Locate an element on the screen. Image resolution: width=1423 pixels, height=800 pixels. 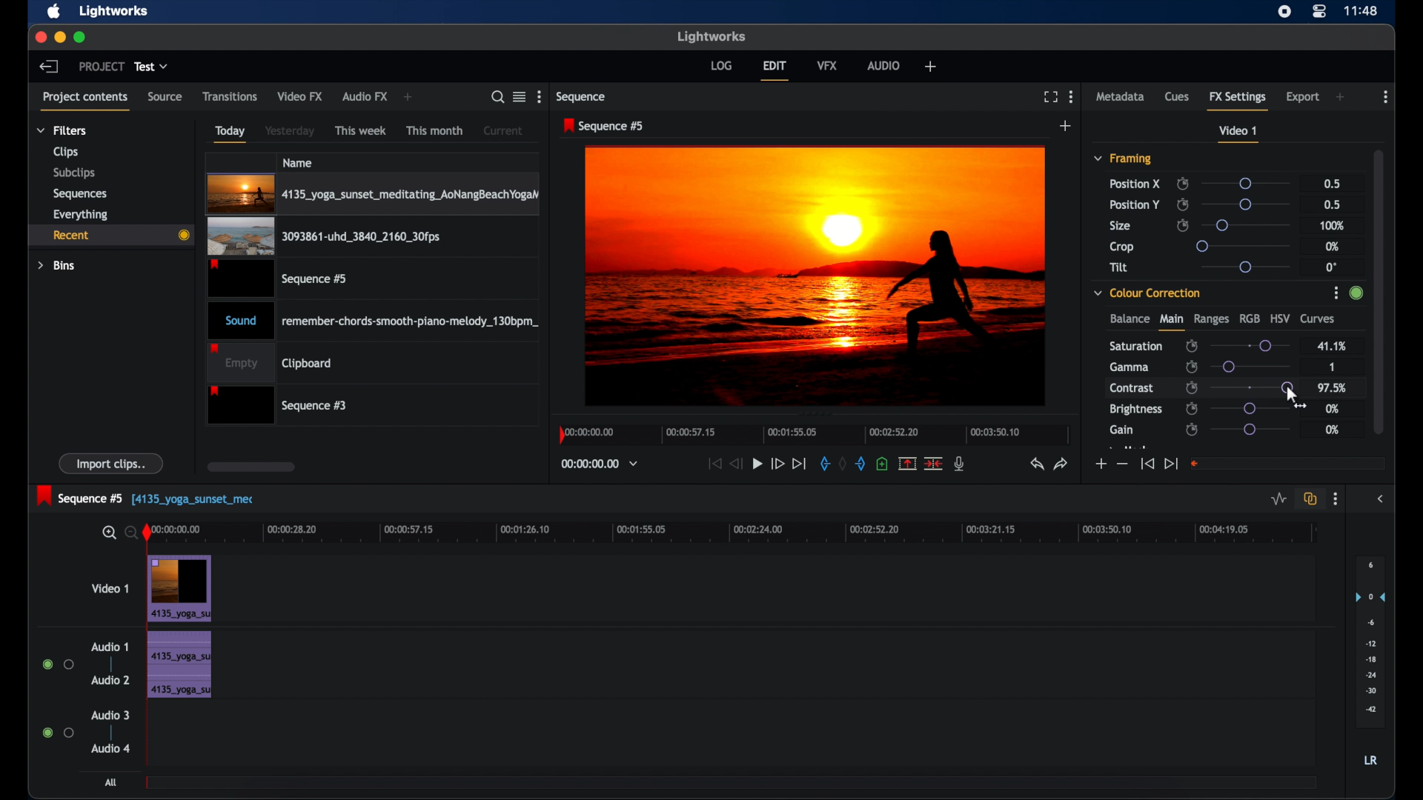
radio buttons is located at coordinates (58, 733).